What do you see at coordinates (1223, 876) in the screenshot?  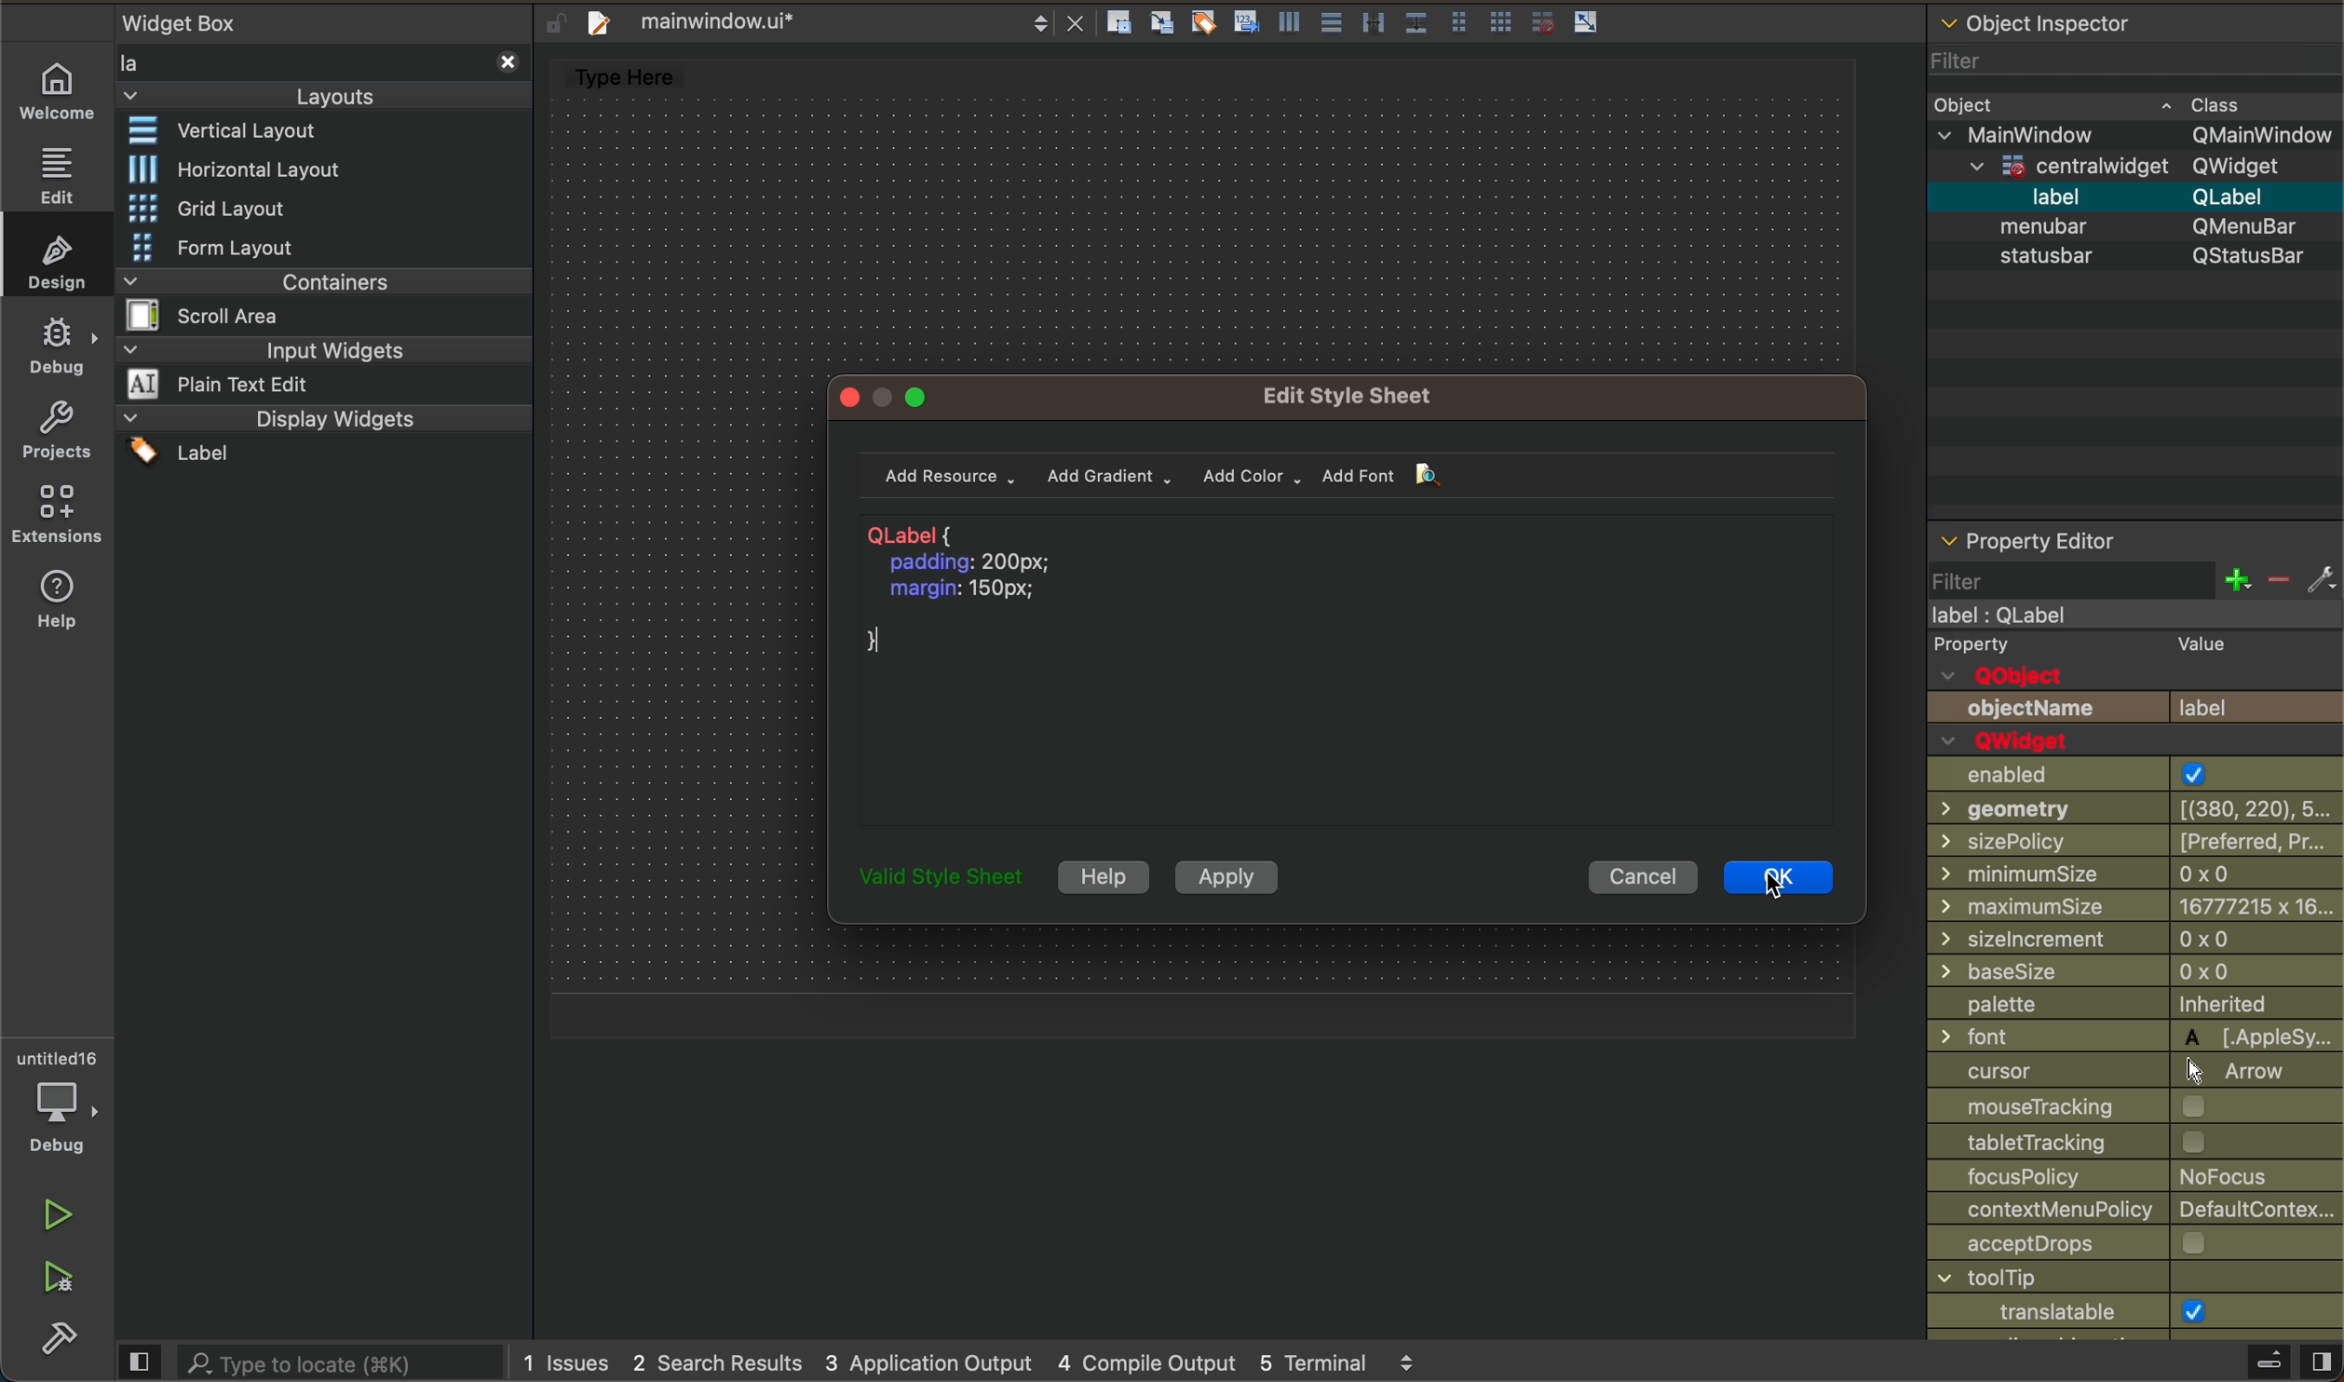 I see `apply` at bounding box center [1223, 876].